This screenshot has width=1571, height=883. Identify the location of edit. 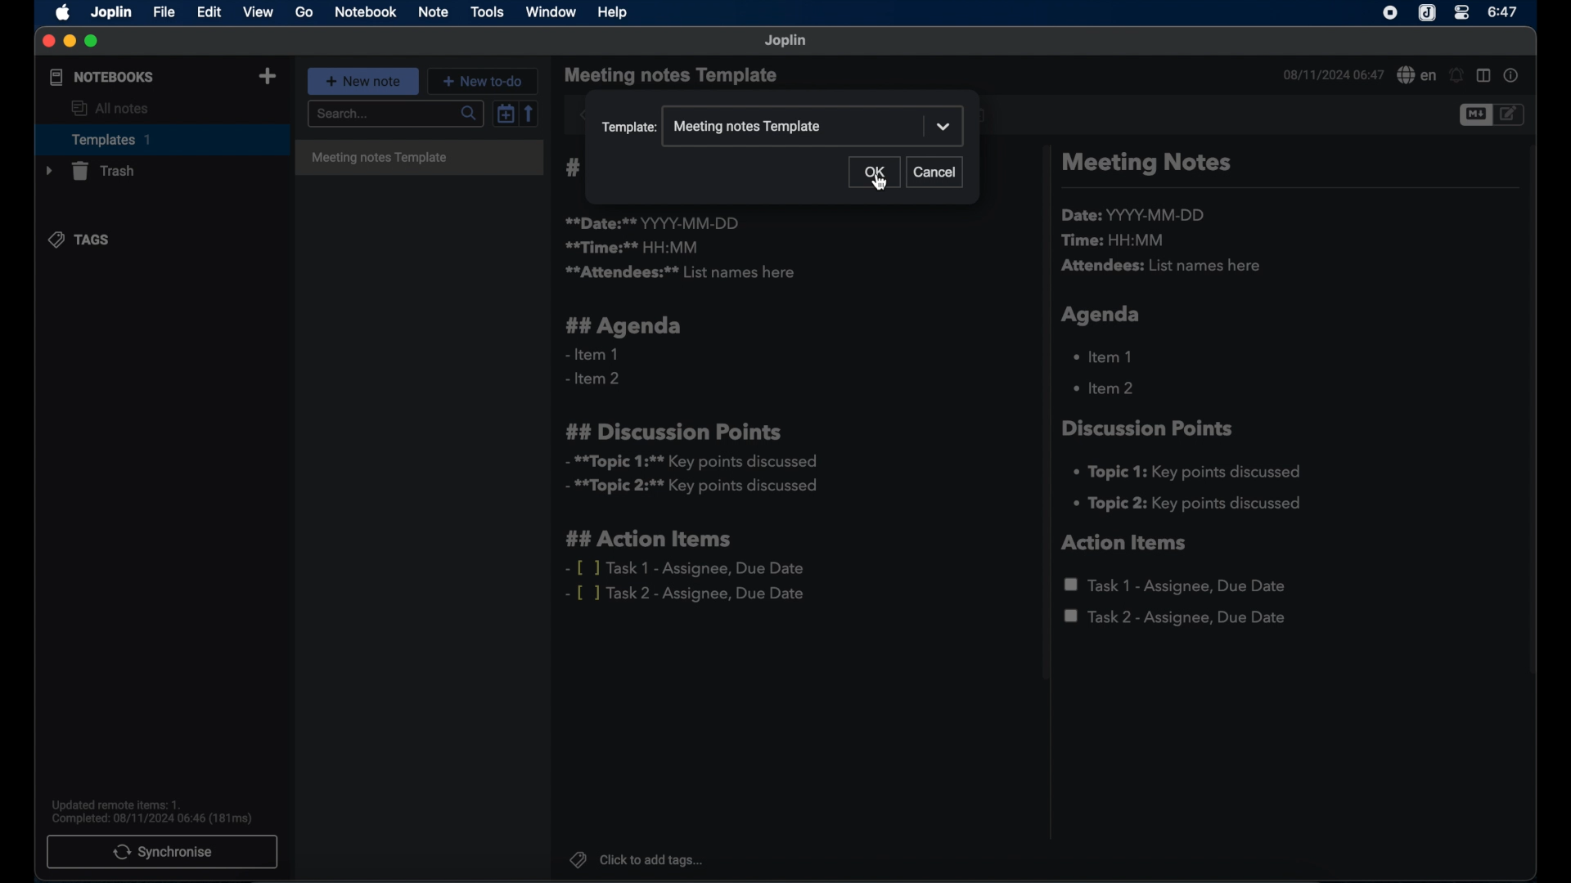
(209, 11).